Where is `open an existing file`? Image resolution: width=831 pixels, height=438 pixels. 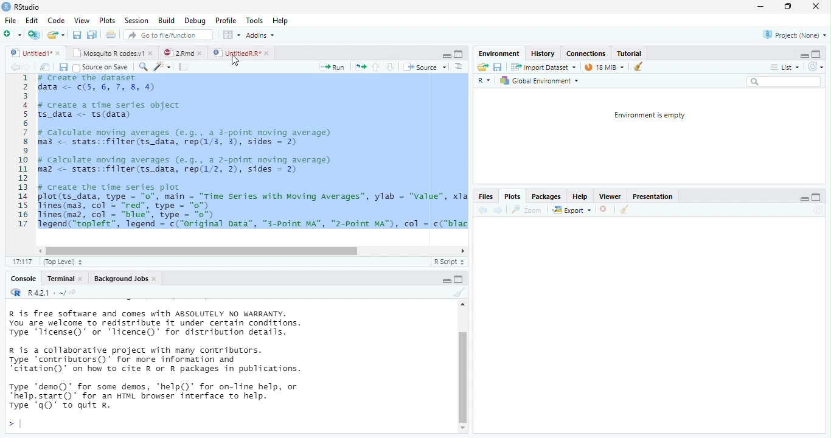 open an existing file is located at coordinates (56, 35).